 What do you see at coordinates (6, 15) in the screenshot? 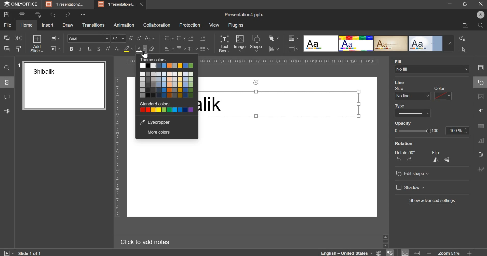
I see `save` at bounding box center [6, 15].